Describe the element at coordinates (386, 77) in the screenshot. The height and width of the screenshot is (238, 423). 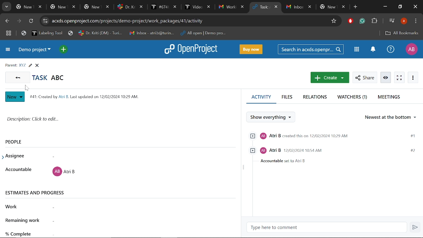
I see `Watch/unwatch` at that location.